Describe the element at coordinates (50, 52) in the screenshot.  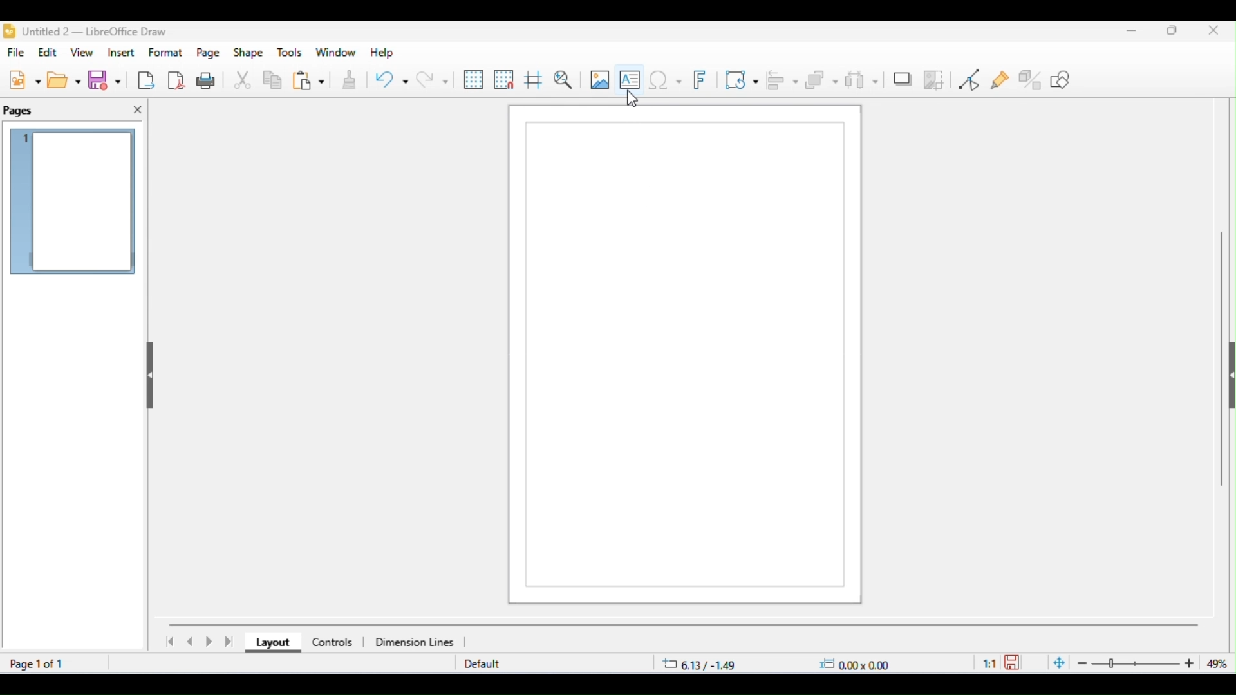
I see `edit` at that location.